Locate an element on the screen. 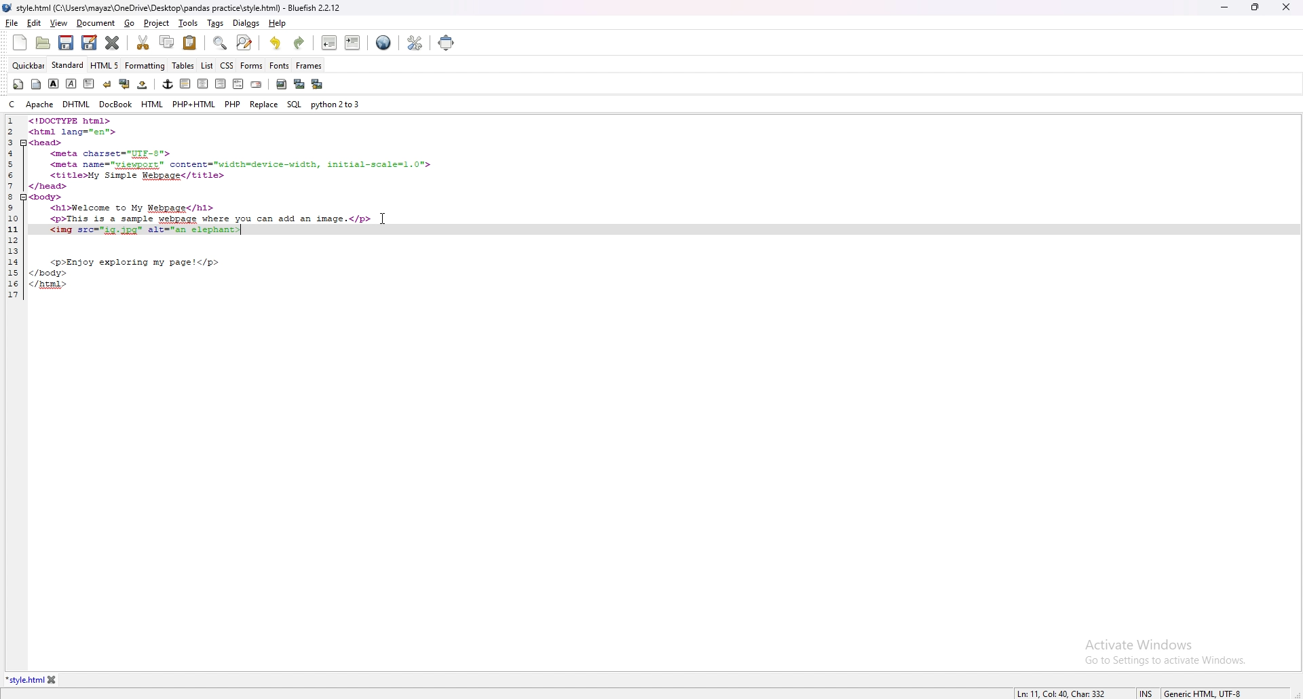 The height and width of the screenshot is (699, 1303). css is located at coordinates (227, 64).